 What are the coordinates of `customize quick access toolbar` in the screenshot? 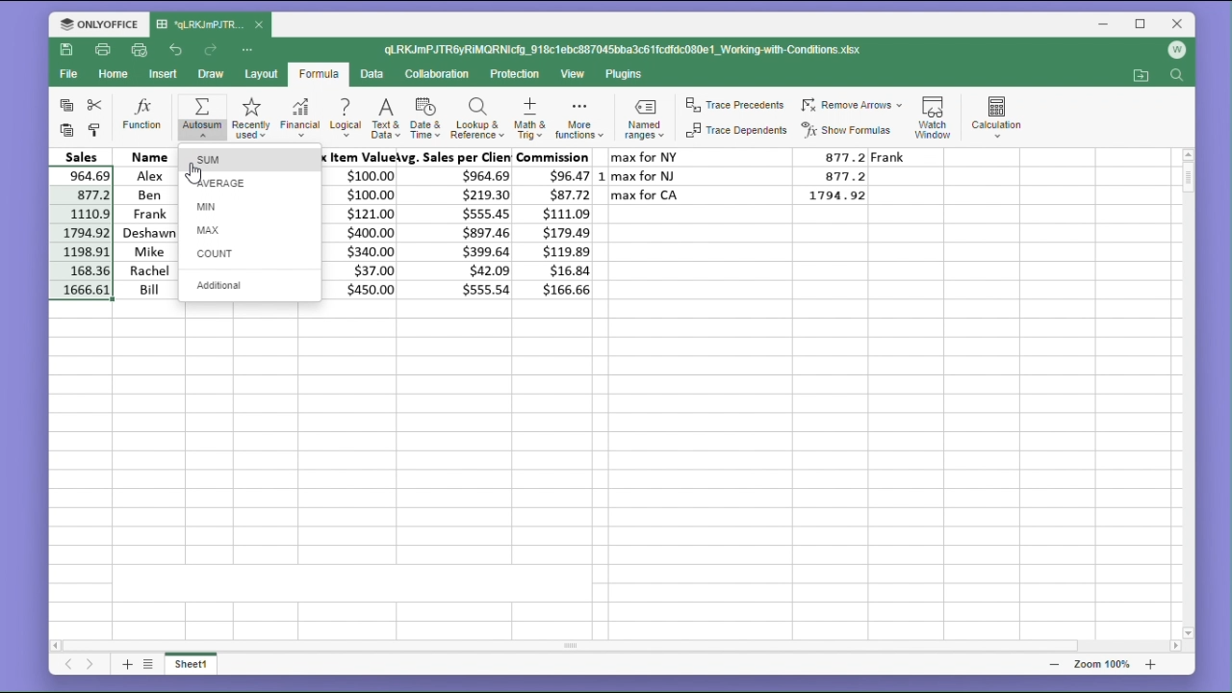 It's located at (254, 49).